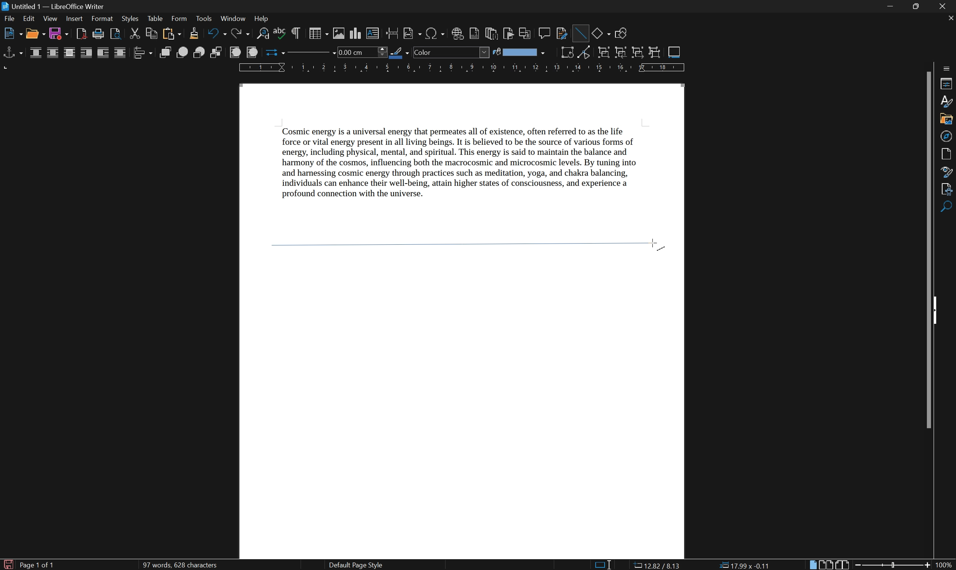  Describe the element at coordinates (130, 18) in the screenshot. I see `styles` at that location.